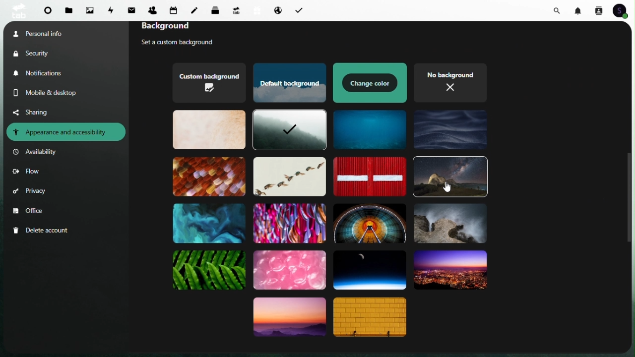 The height and width of the screenshot is (357, 635). Describe the element at coordinates (449, 270) in the screenshot. I see `Themes` at that location.